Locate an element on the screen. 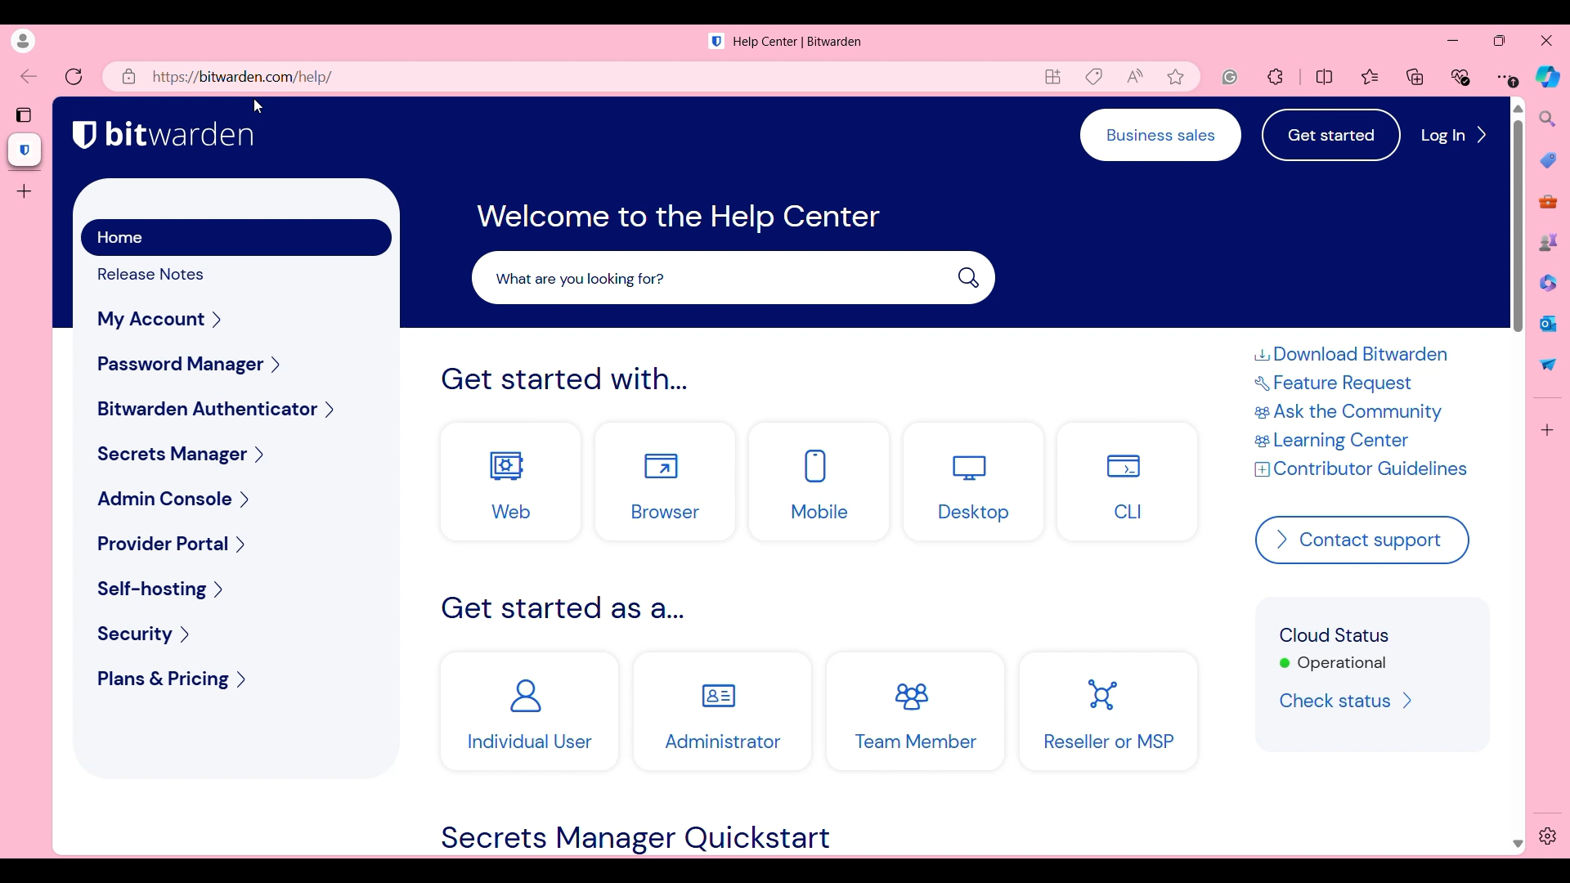  Browser AI is located at coordinates (1549, 77).